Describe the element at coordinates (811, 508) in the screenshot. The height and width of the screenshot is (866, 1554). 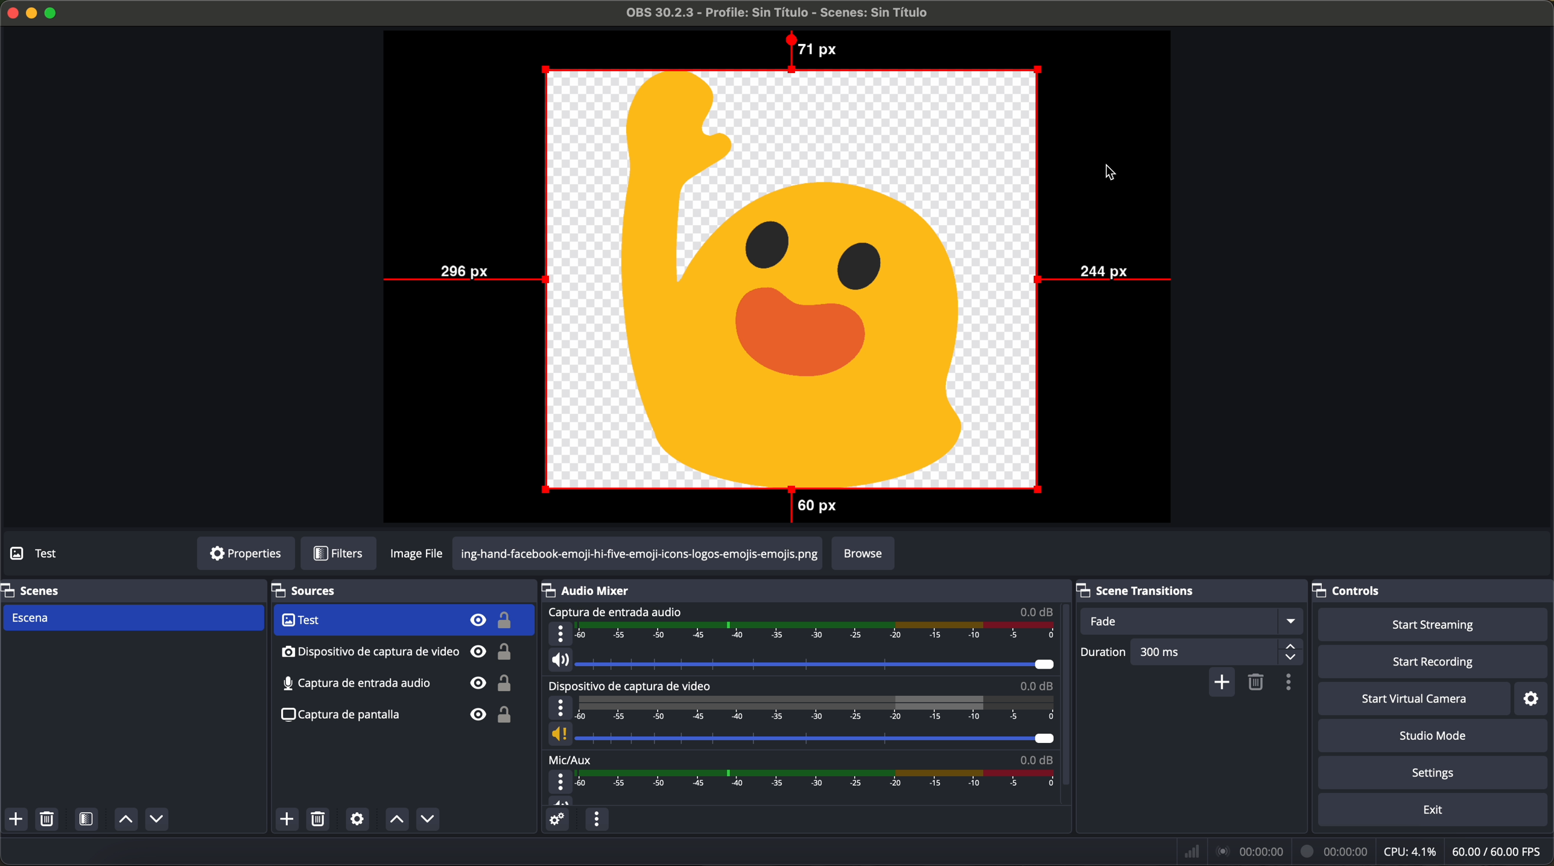
I see `60 px` at that location.